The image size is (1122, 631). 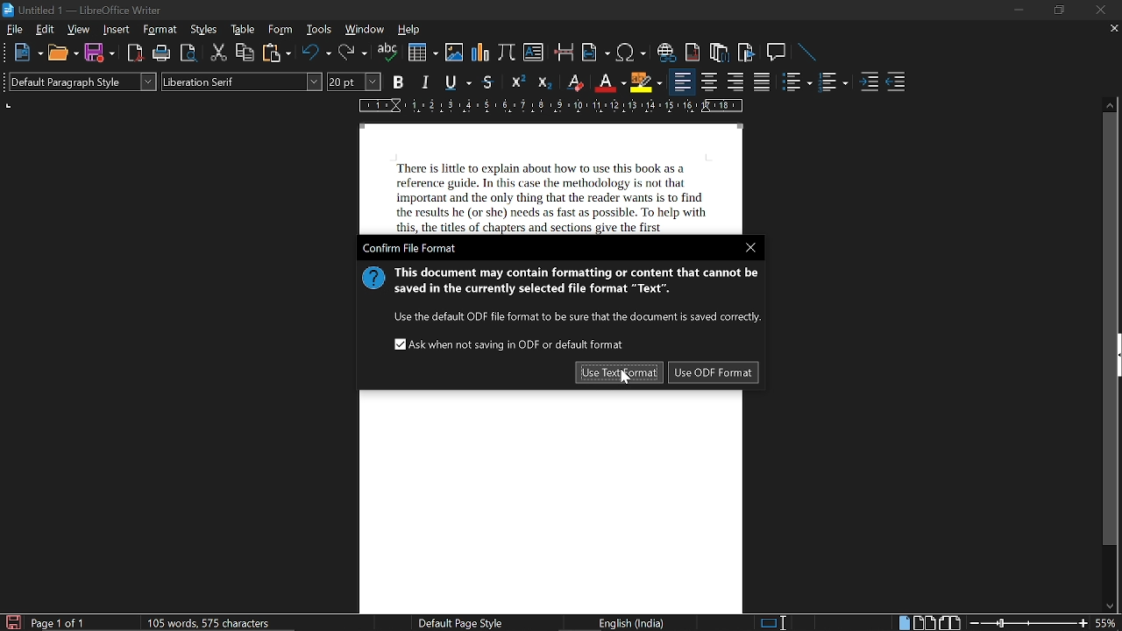 I want to click on change zoom, so click(x=1029, y=624).